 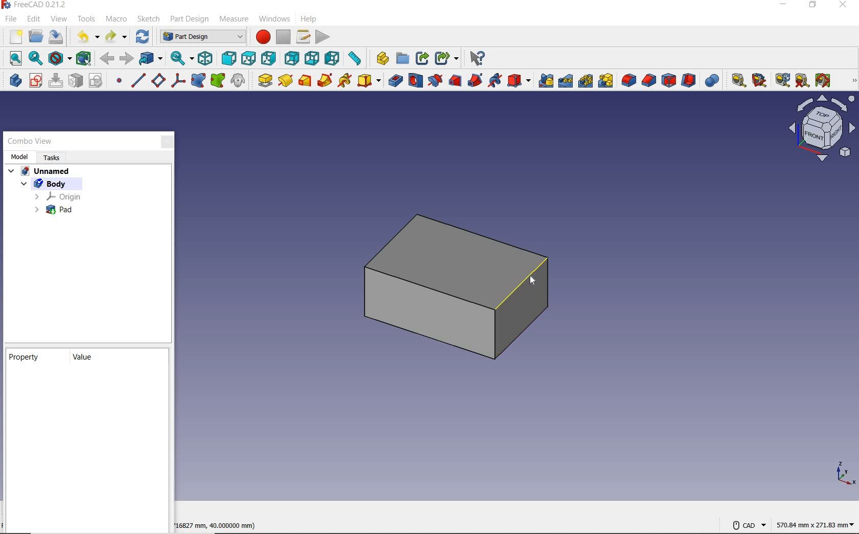 I want to click on go to linked object, so click(x=151, y=58).